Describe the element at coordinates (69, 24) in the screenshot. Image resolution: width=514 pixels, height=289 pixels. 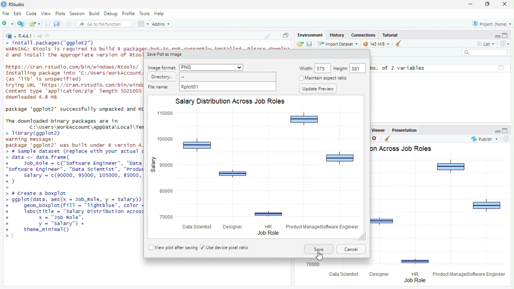
I see `print the current file` at that location.